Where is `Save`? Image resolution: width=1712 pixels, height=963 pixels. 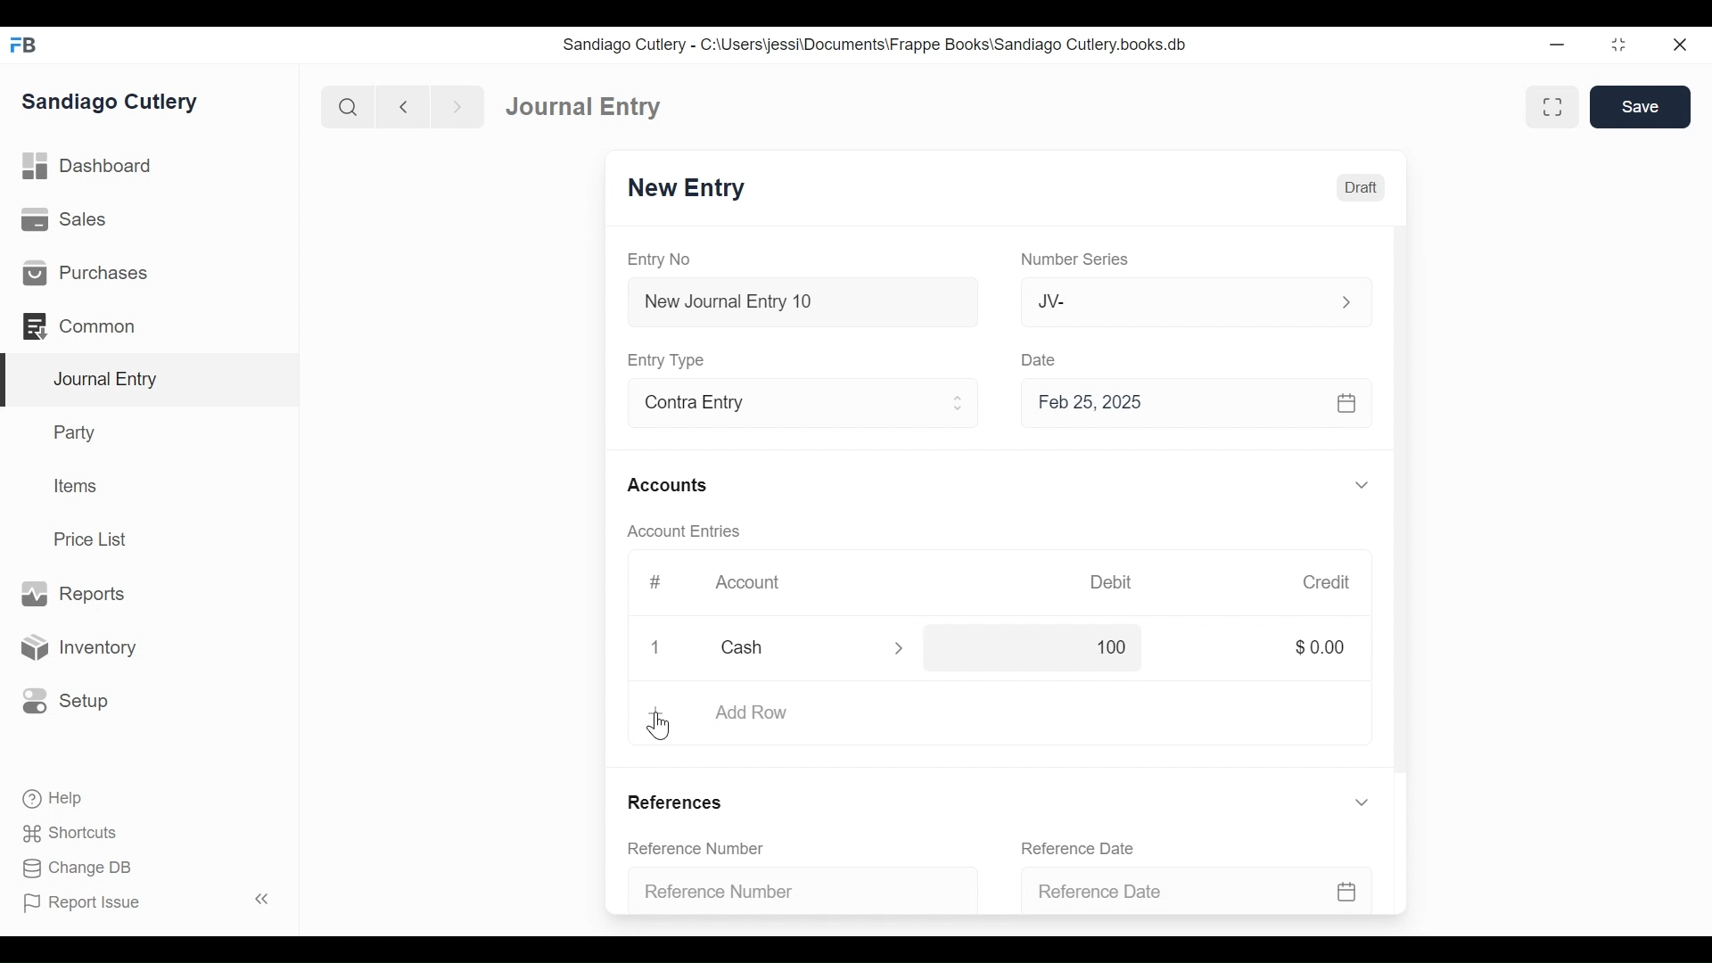
Save is located at coordinates (1641, 107).